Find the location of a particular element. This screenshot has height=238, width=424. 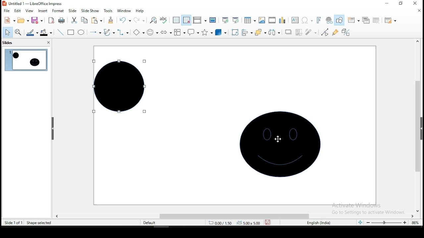

save is located at coordinates (269, 222).